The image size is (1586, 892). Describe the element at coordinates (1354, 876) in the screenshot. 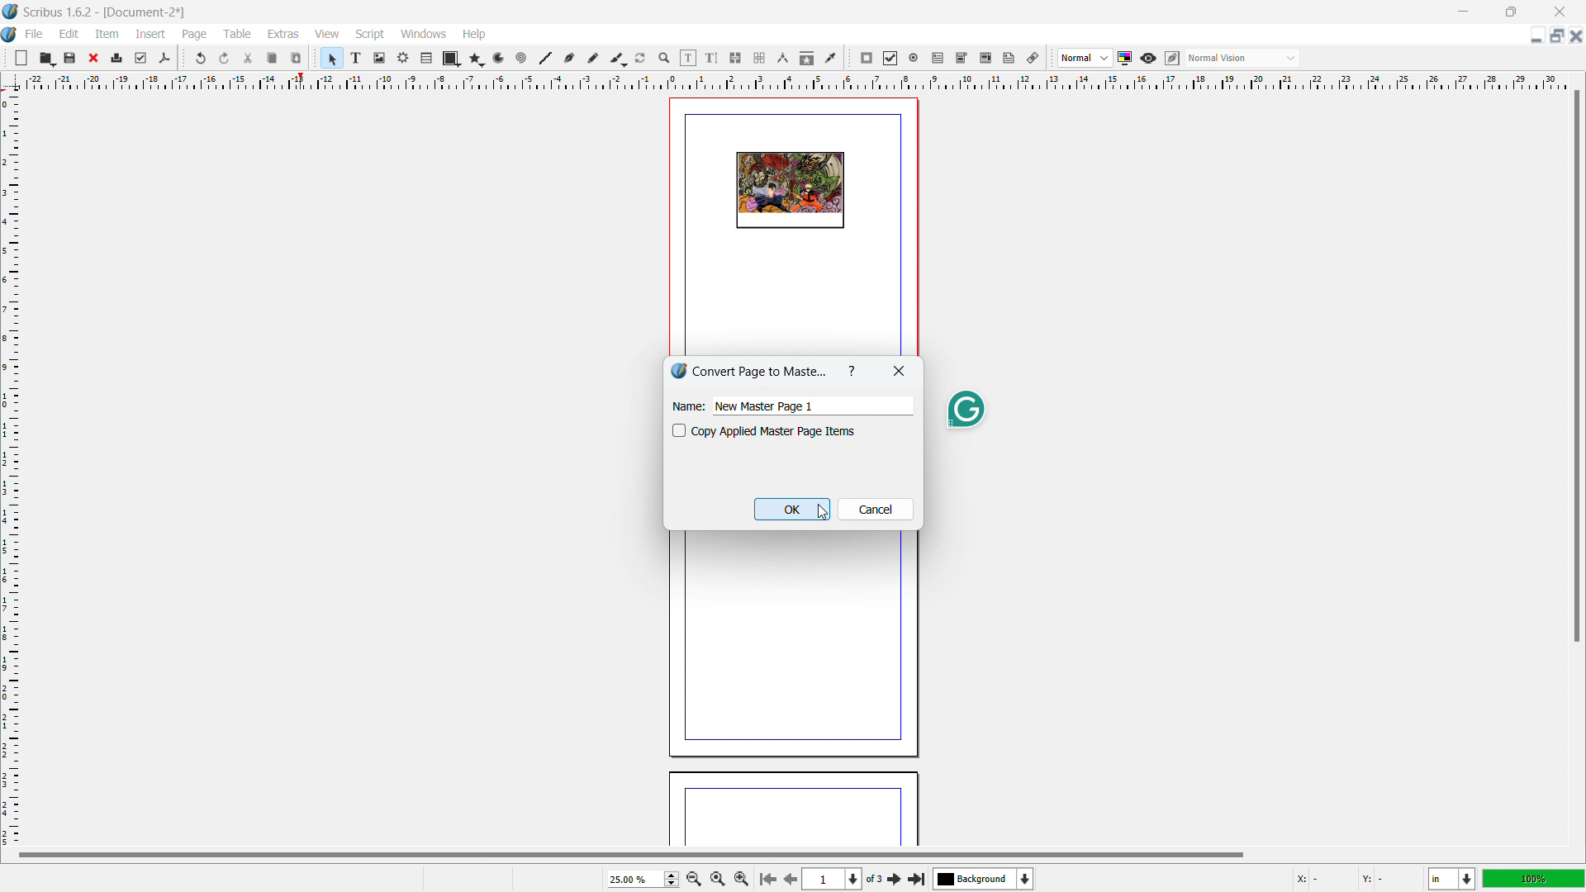

I see `cursor coordinate` at that location.